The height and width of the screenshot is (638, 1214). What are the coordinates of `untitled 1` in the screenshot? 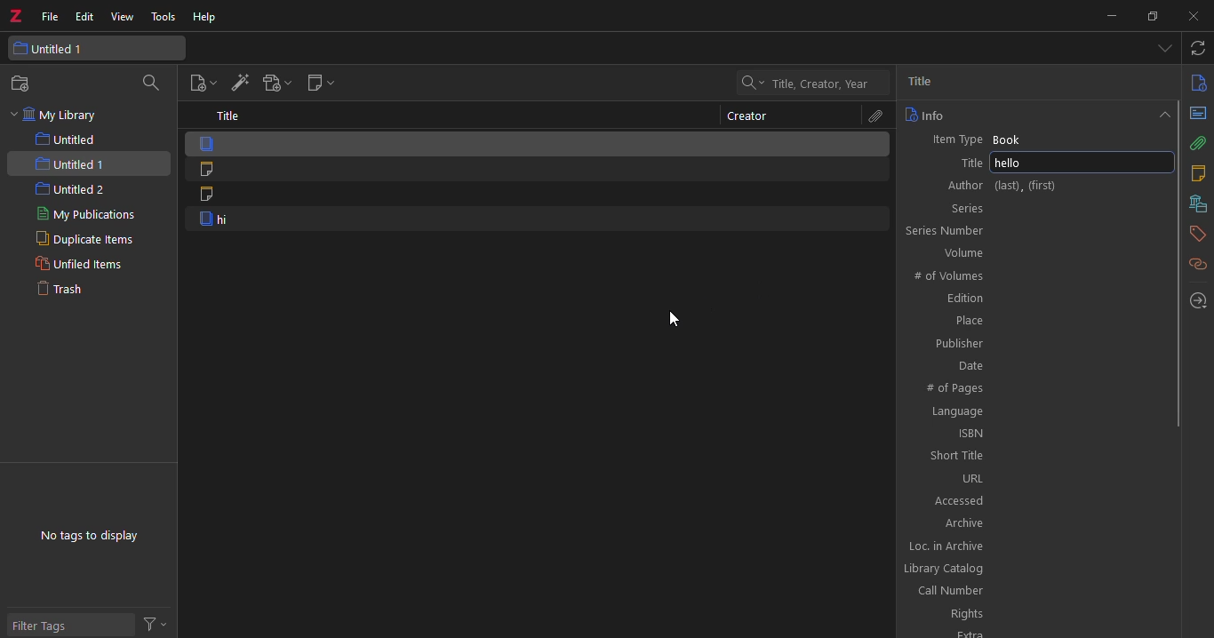 It's located at (97, 49).